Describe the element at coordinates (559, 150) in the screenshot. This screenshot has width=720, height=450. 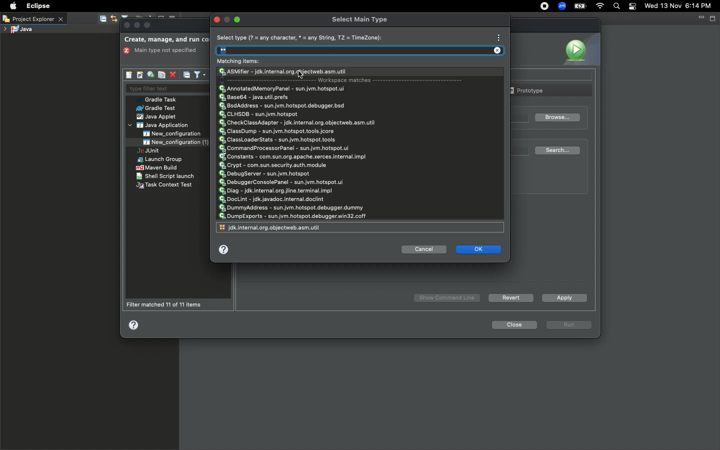
I see `Search...` at that location.